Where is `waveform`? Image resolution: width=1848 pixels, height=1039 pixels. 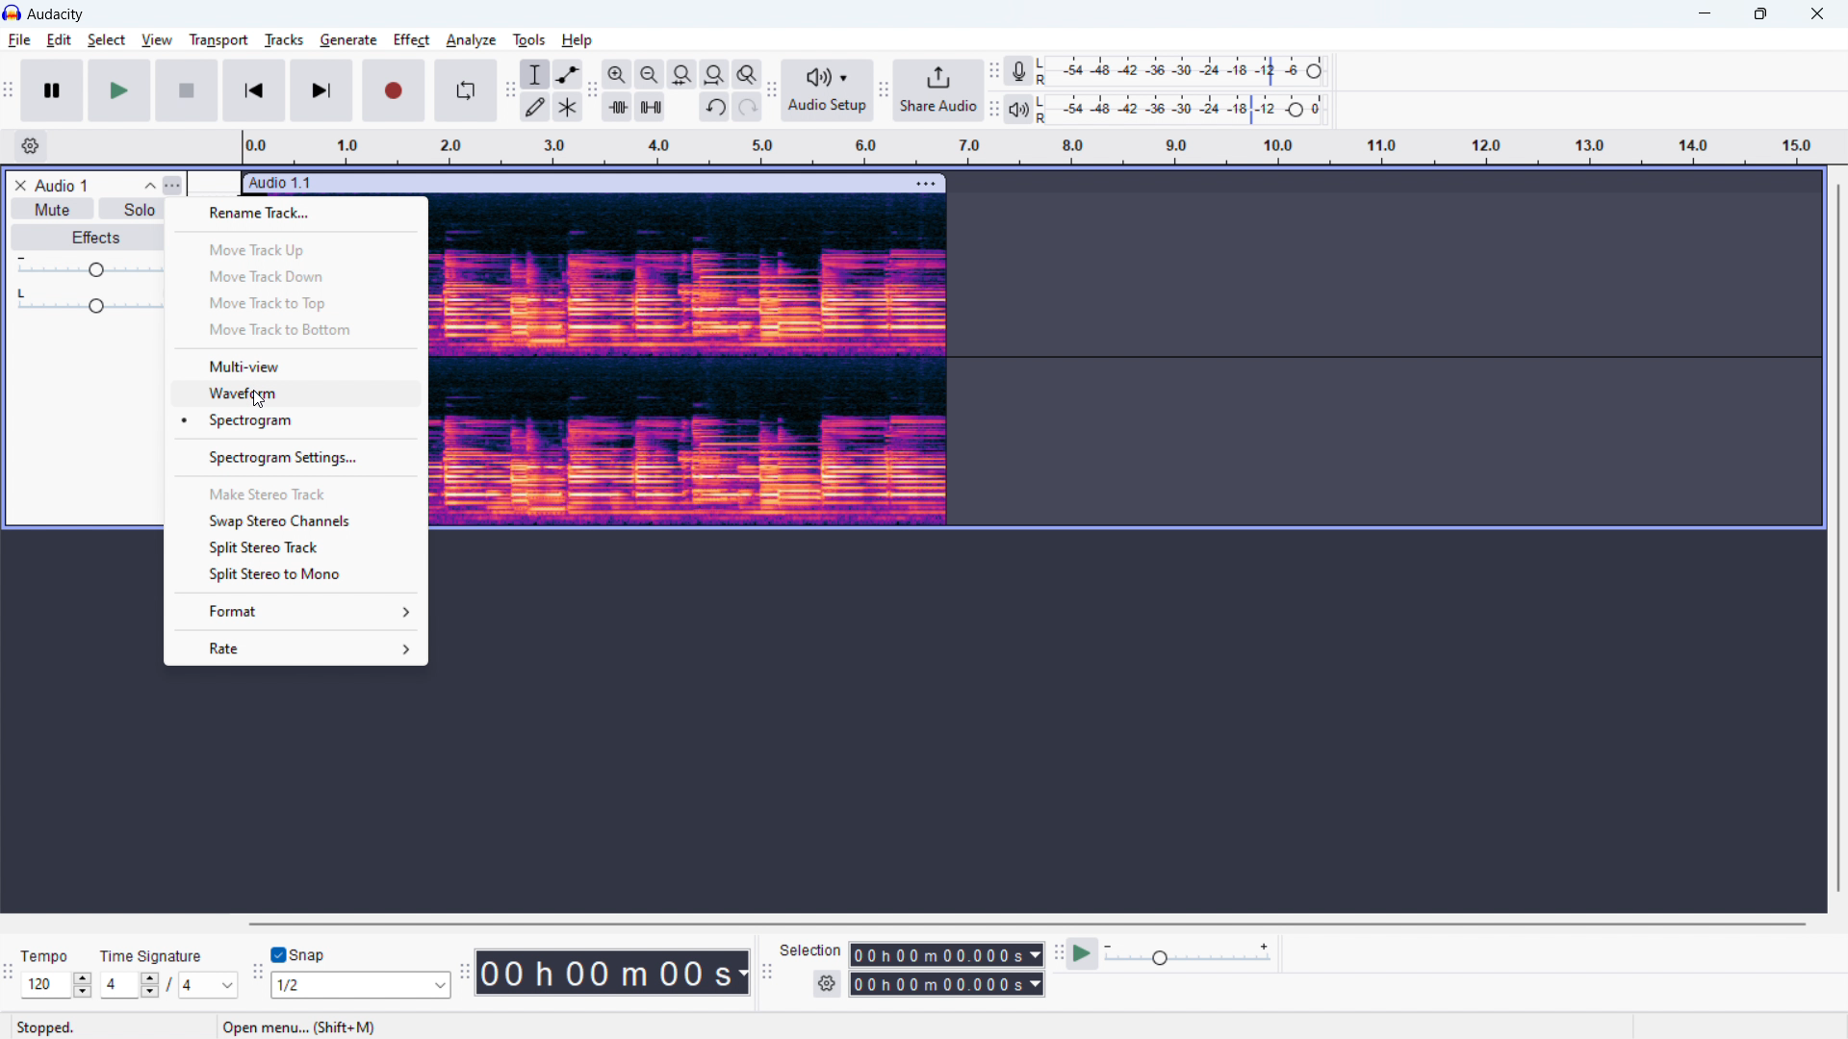
waveform is located at coordinates (298, 393).